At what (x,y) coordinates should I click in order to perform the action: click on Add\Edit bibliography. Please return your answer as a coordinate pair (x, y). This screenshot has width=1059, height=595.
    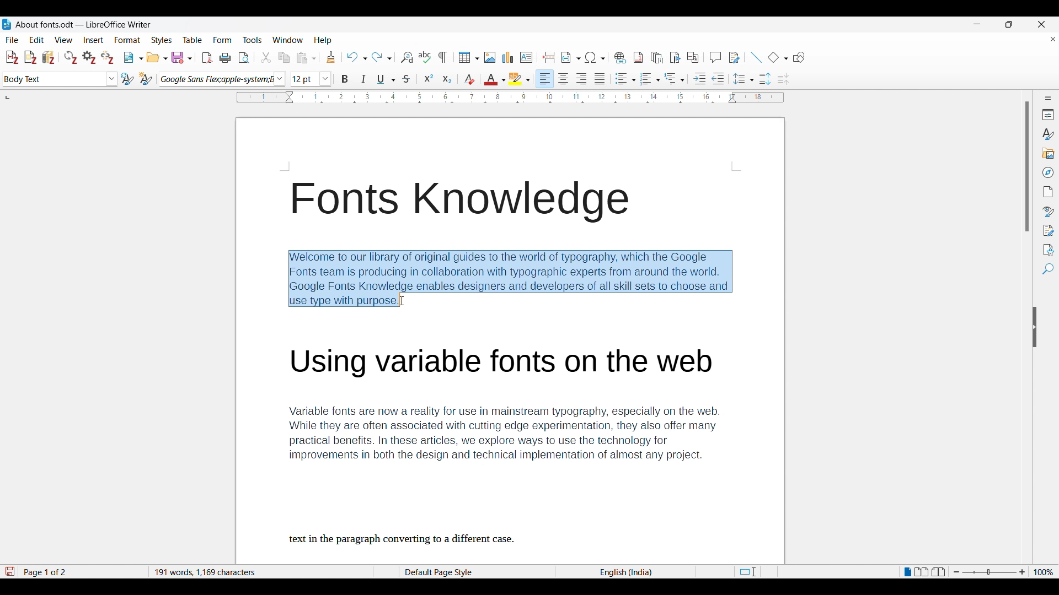
    Looking at the image, I should click on (49, 57).